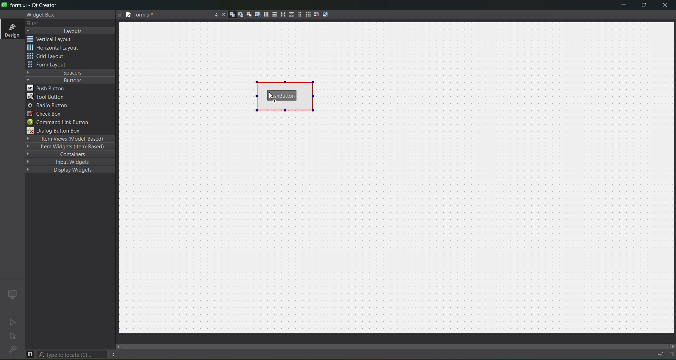  Describe the element at coordinates (69, 148) in the screenshot. I see `item widgets` at that location.